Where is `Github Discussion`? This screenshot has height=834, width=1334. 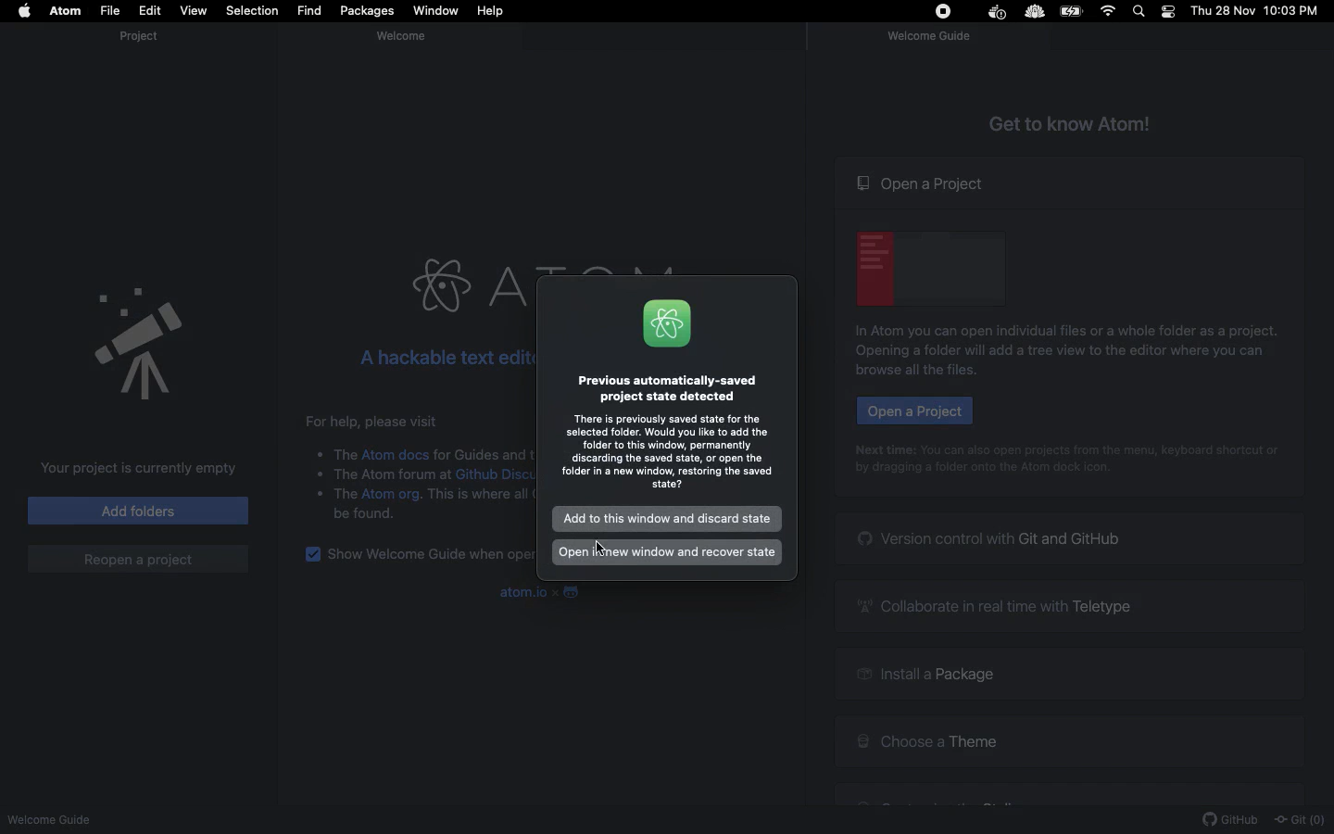
Github Discussion is located at coordinates (496, 476).